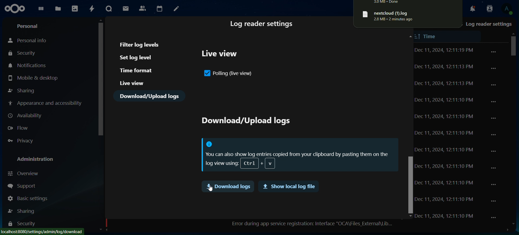 The height and width of the screenshot is (235, 519). Describe the element at coordinates (470, 8) in the screenshot. I see `notifications` at that location.